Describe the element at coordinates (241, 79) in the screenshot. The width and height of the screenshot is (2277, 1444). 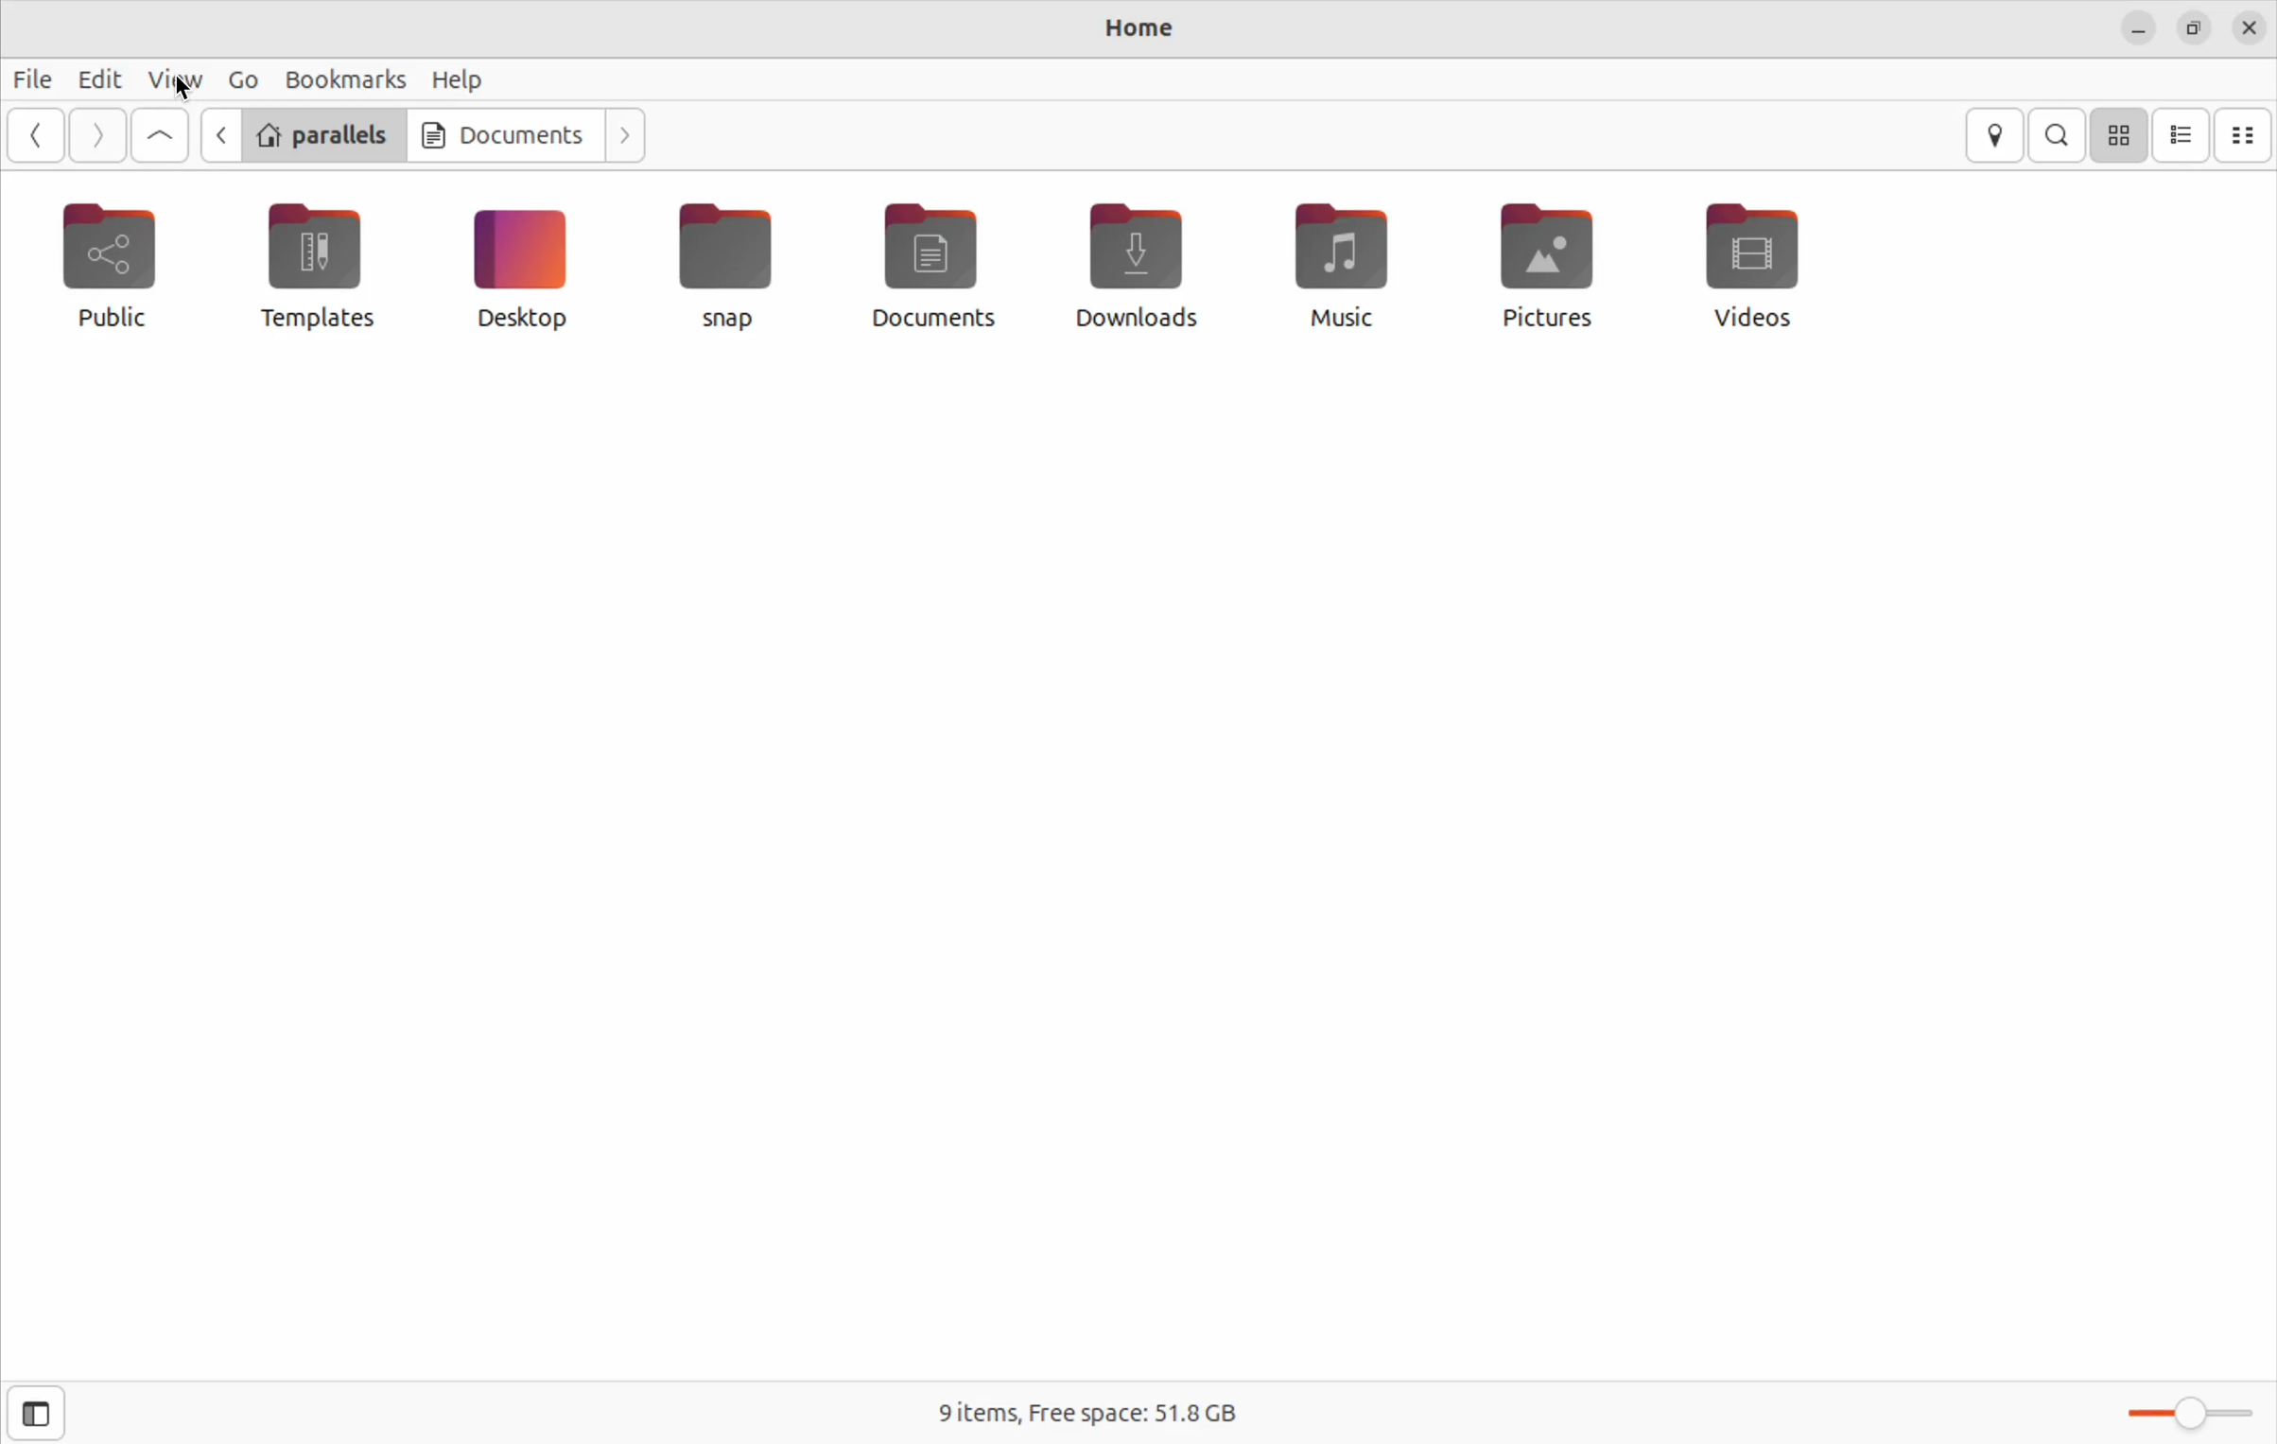
I see `Go` at that location.